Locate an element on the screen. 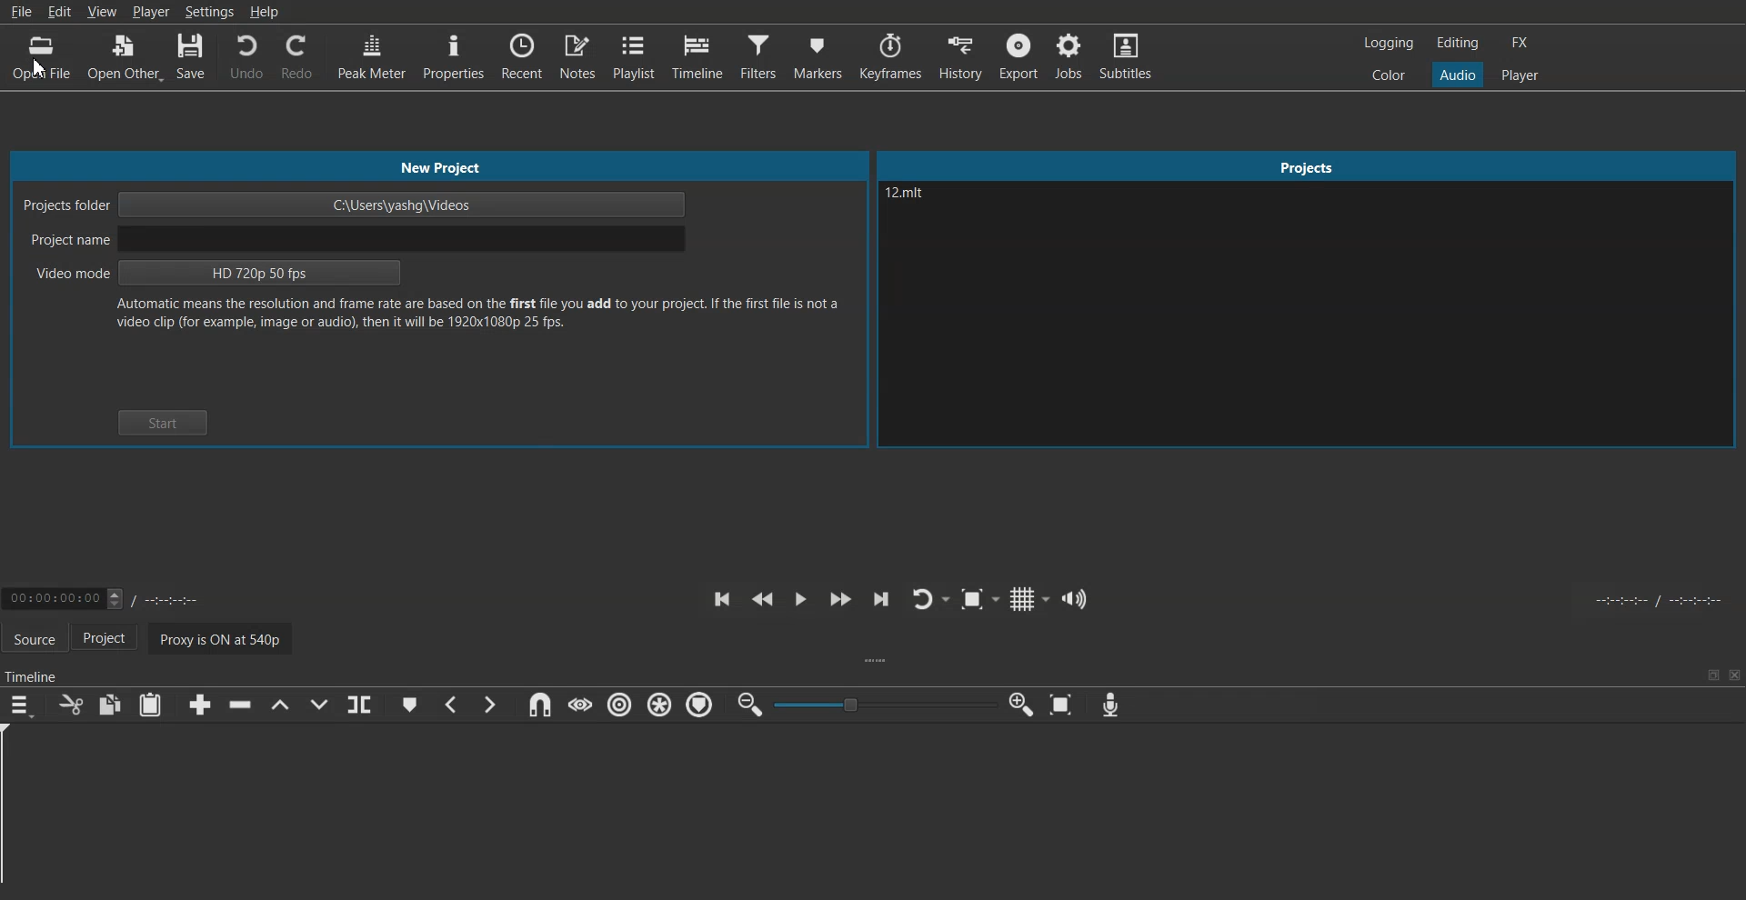 This screenshot has height=900, width=1746. Ripple marketers is located at coordinates (700, 705).